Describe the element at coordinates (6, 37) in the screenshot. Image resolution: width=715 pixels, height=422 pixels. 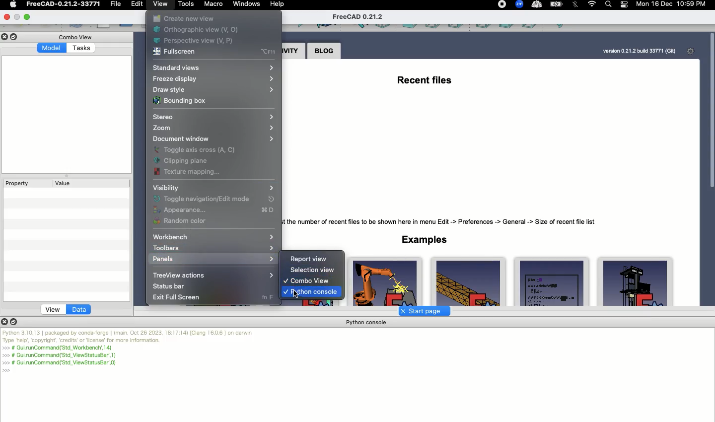
I see `Close` at that location.